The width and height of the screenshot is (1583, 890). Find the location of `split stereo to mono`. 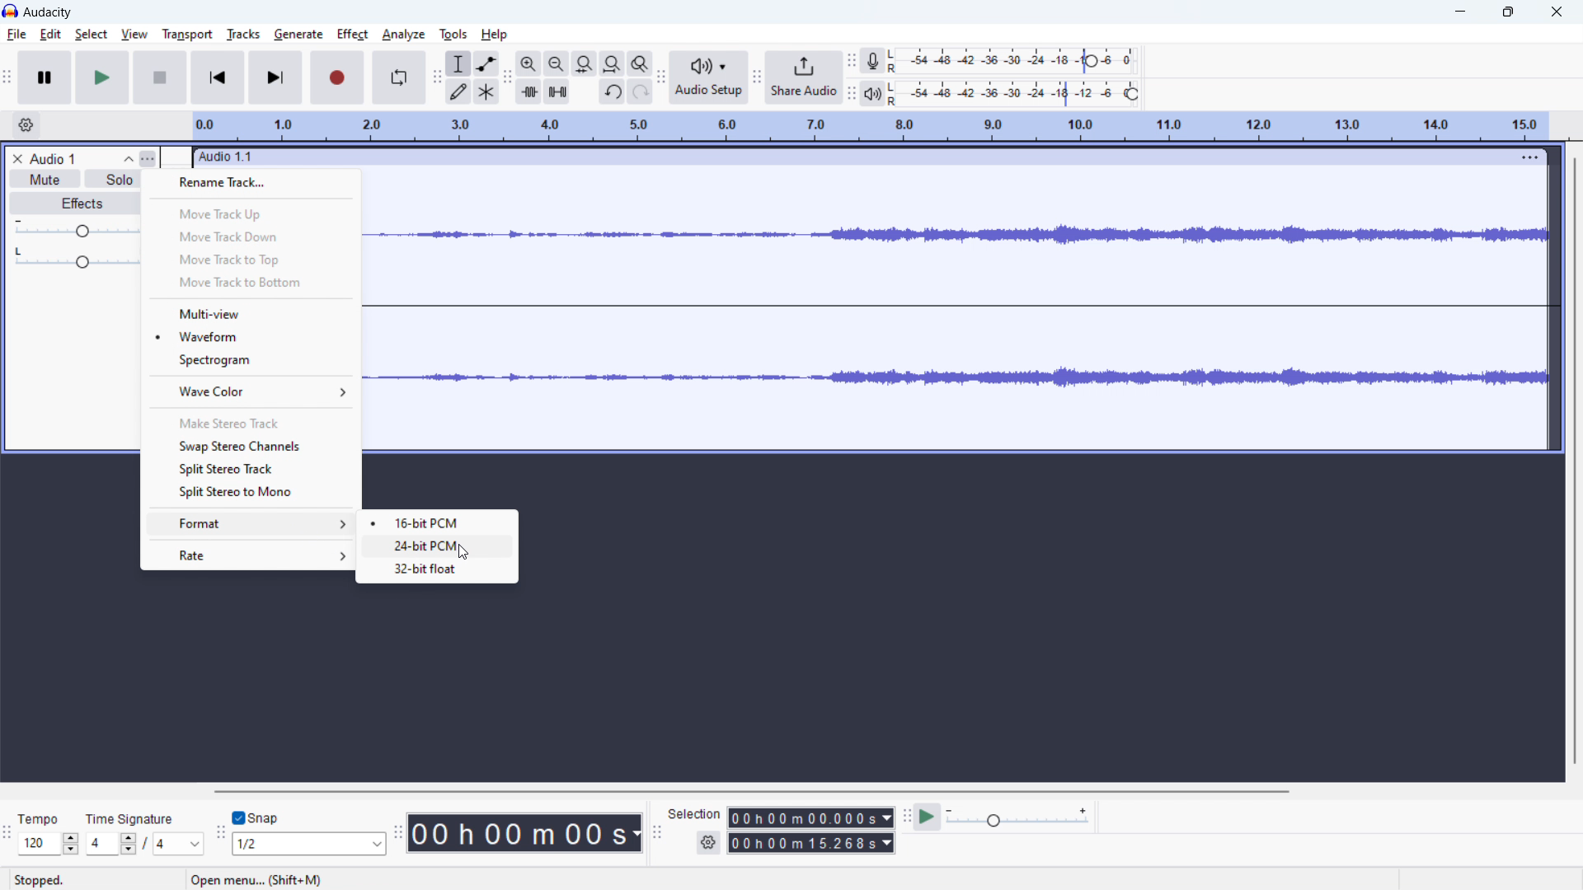

split stereo to mono is located at coordinates (249, 493).